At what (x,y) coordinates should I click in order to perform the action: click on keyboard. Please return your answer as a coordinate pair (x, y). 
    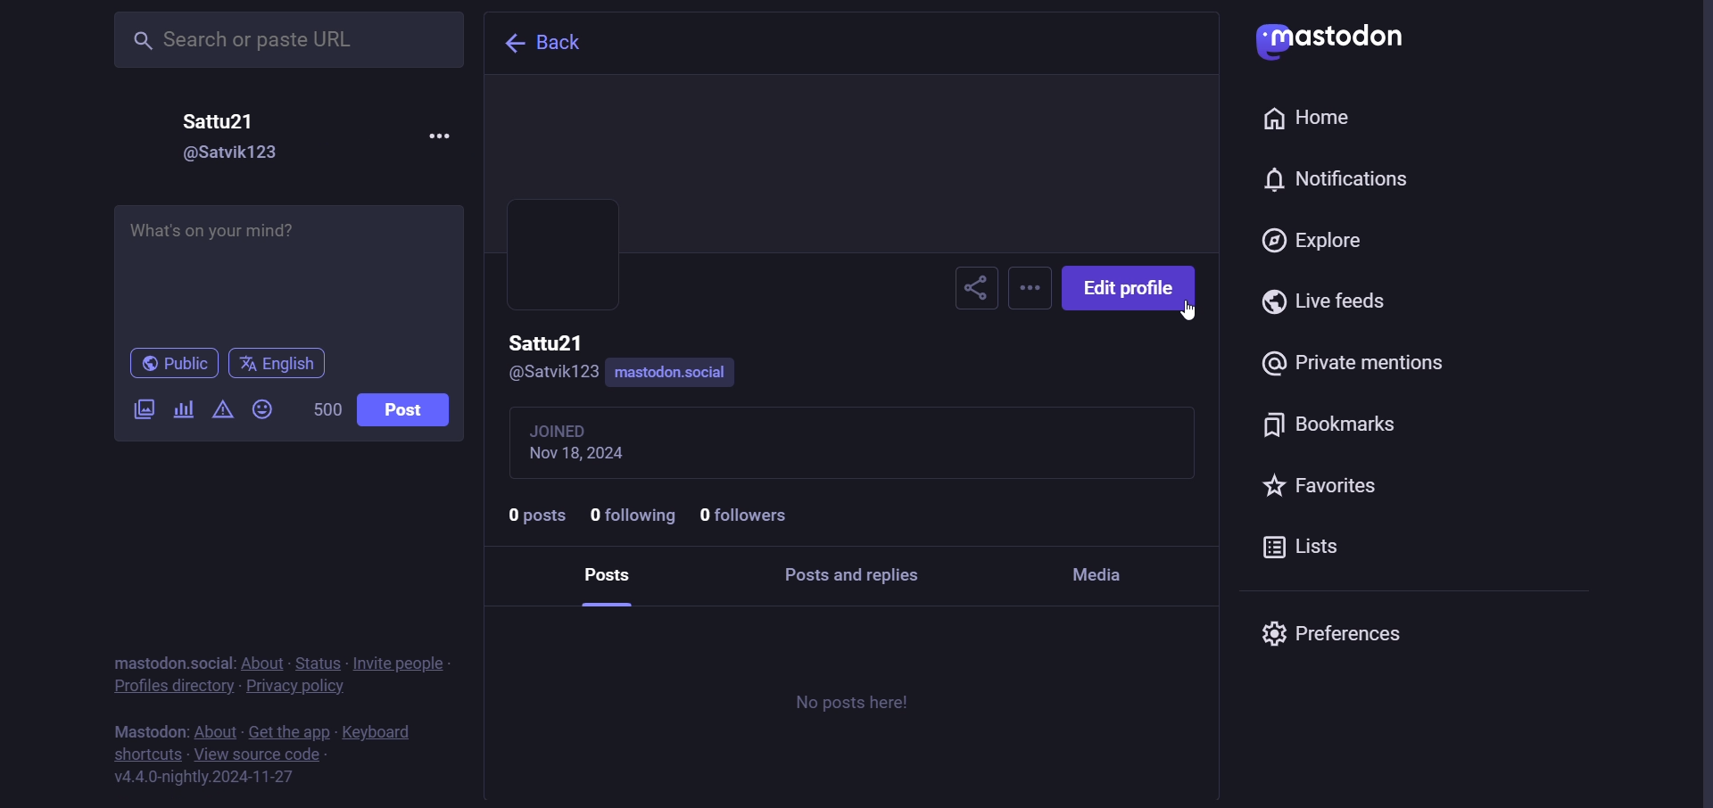
    Looking at the image, I should click on (382, 732).